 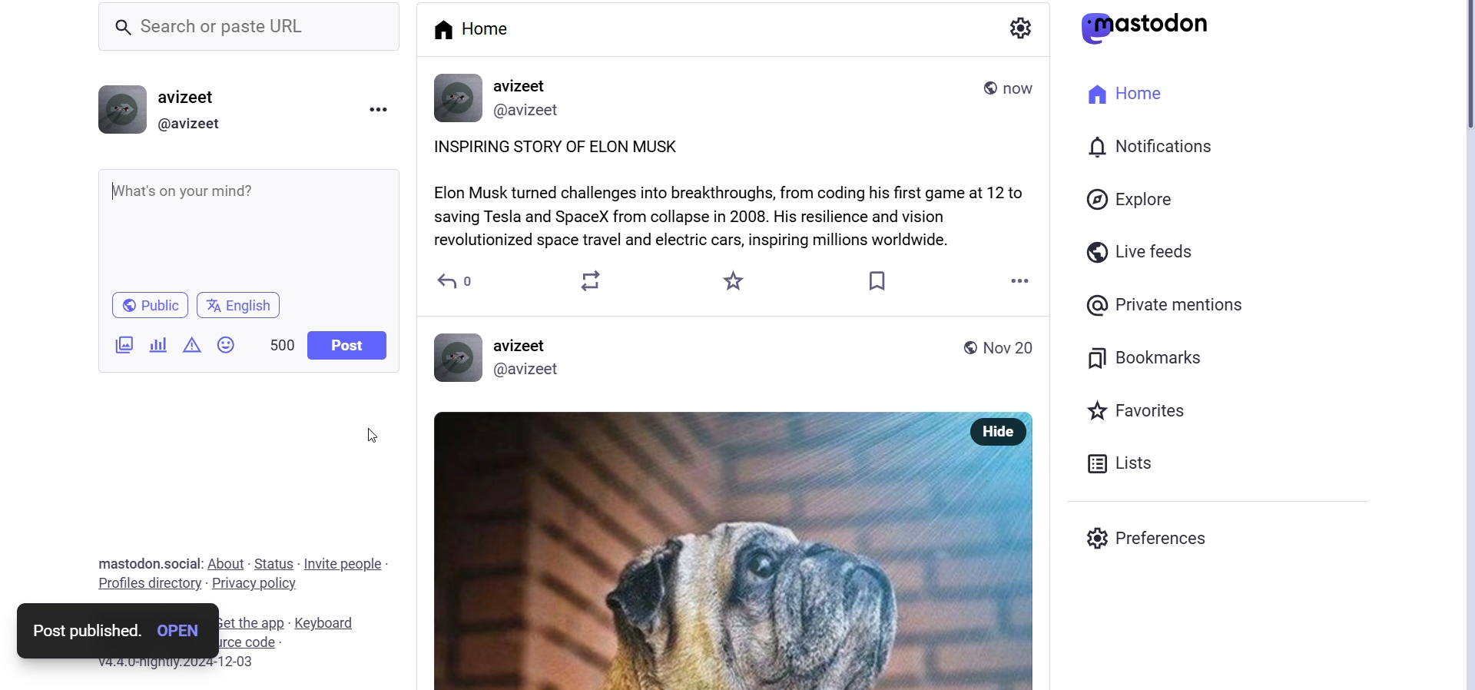 What do you see at coordinates (187, 631) in the screenshot?
I see `Open` at bounding box center [187, 631].